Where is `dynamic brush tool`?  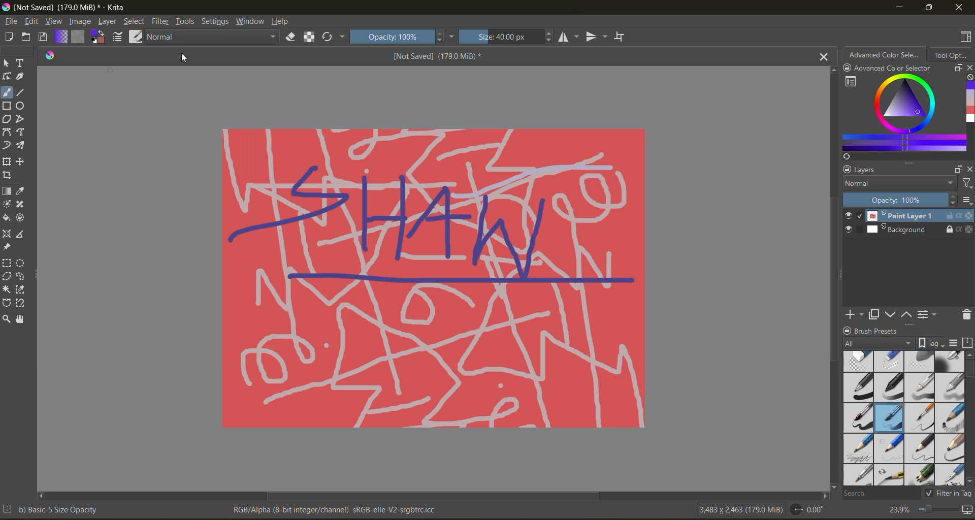
dynamic brush tool is located at coordinates (7, 145).